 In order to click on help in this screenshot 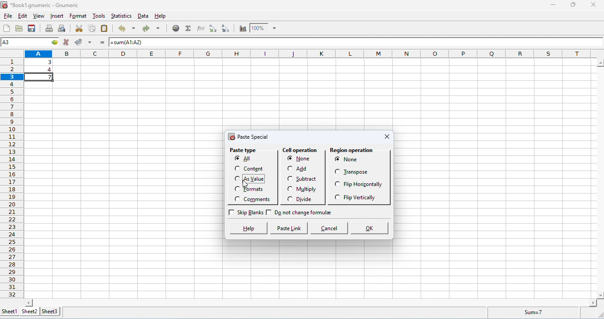, I will do `click(161, 16)`.